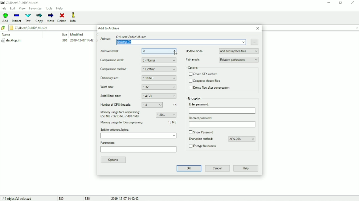  Describe the element at coordinates (28, 18) in the screenshot. I see `Test` at that location.